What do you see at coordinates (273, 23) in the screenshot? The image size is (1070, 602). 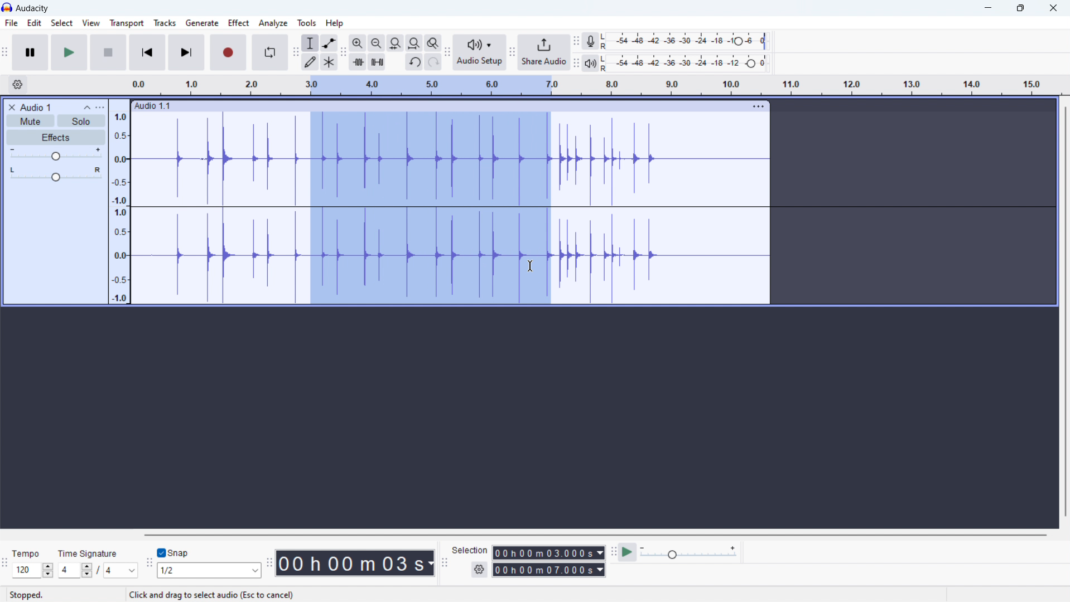 I see `analyze` at bounding box center [273, 23].